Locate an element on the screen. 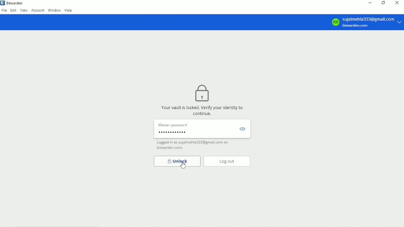  Window is located at coordinates (54, 10).